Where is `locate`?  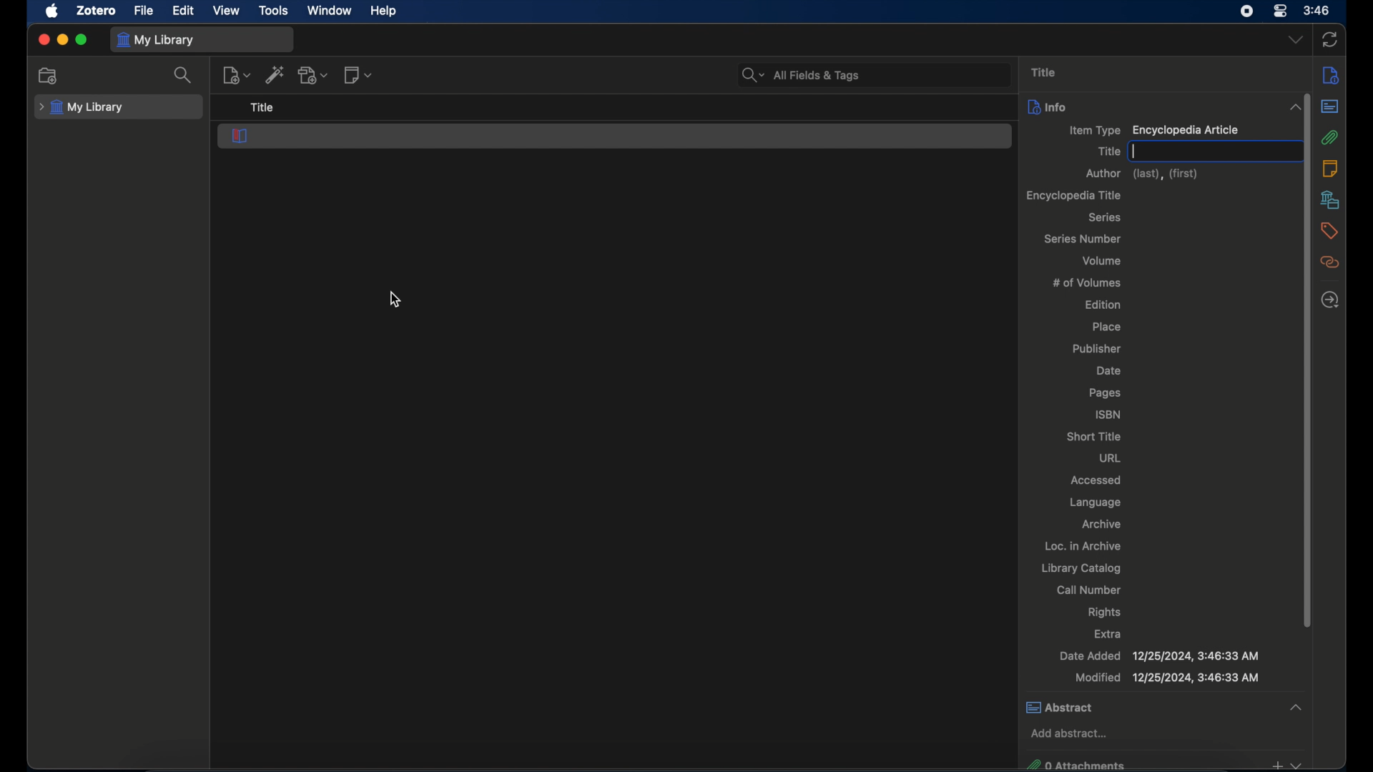 locate is located at coordinates (1330, 301).